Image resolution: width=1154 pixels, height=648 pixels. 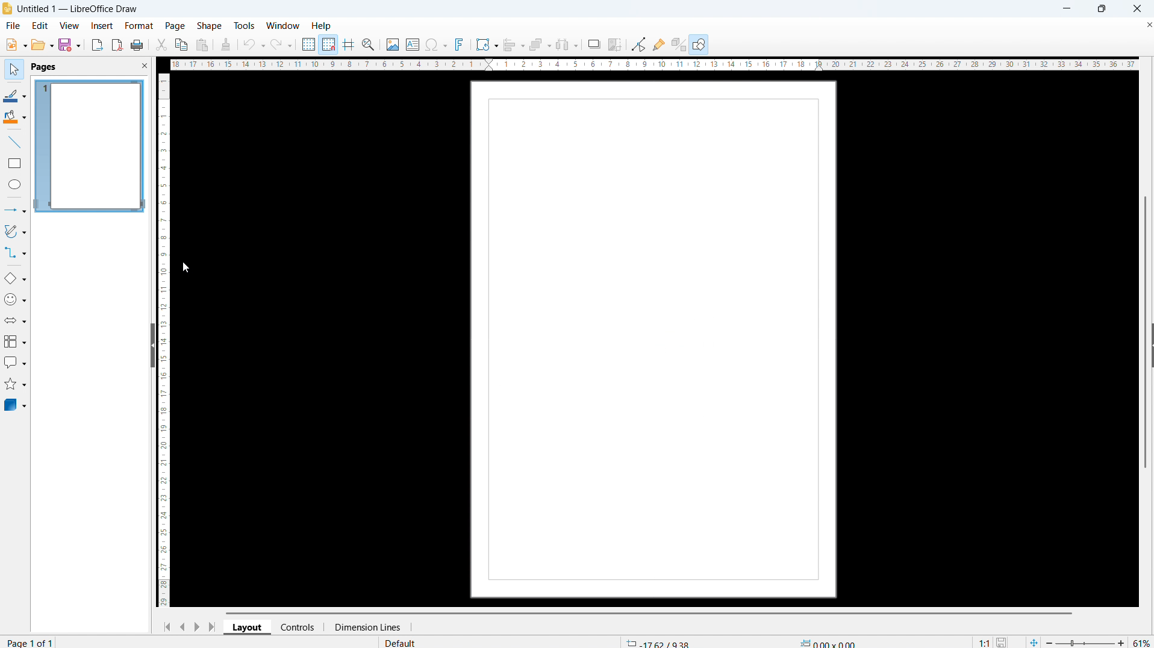 What do you see at coordinates (14, 142) in the screenshot?
I see `line tool` at bounding box center [14, 142].